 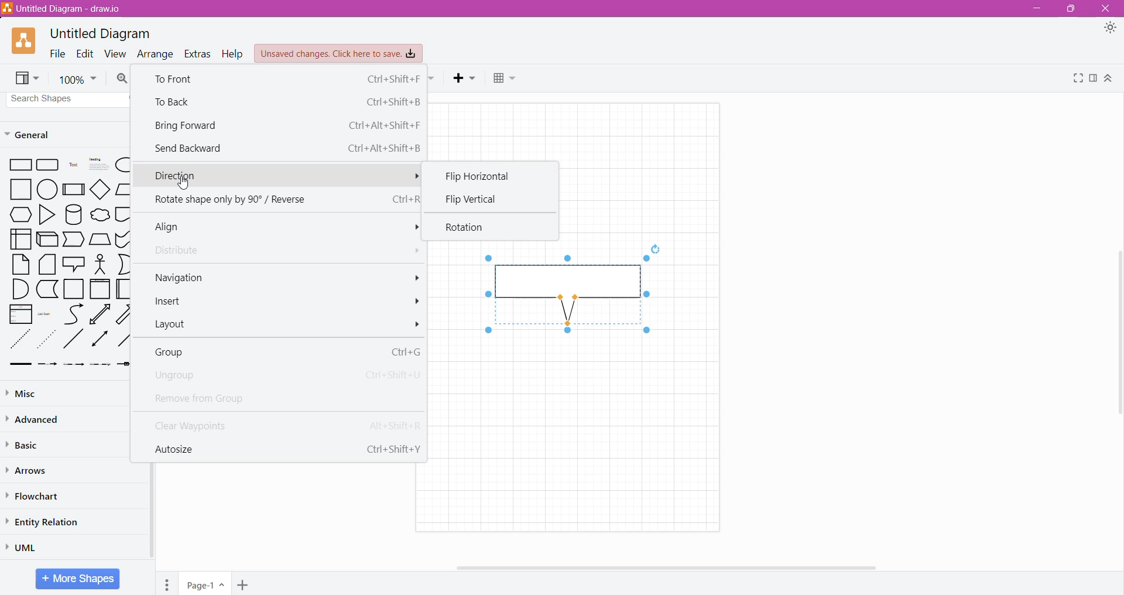 I want to click on Close, so click(x=1107, y=9).